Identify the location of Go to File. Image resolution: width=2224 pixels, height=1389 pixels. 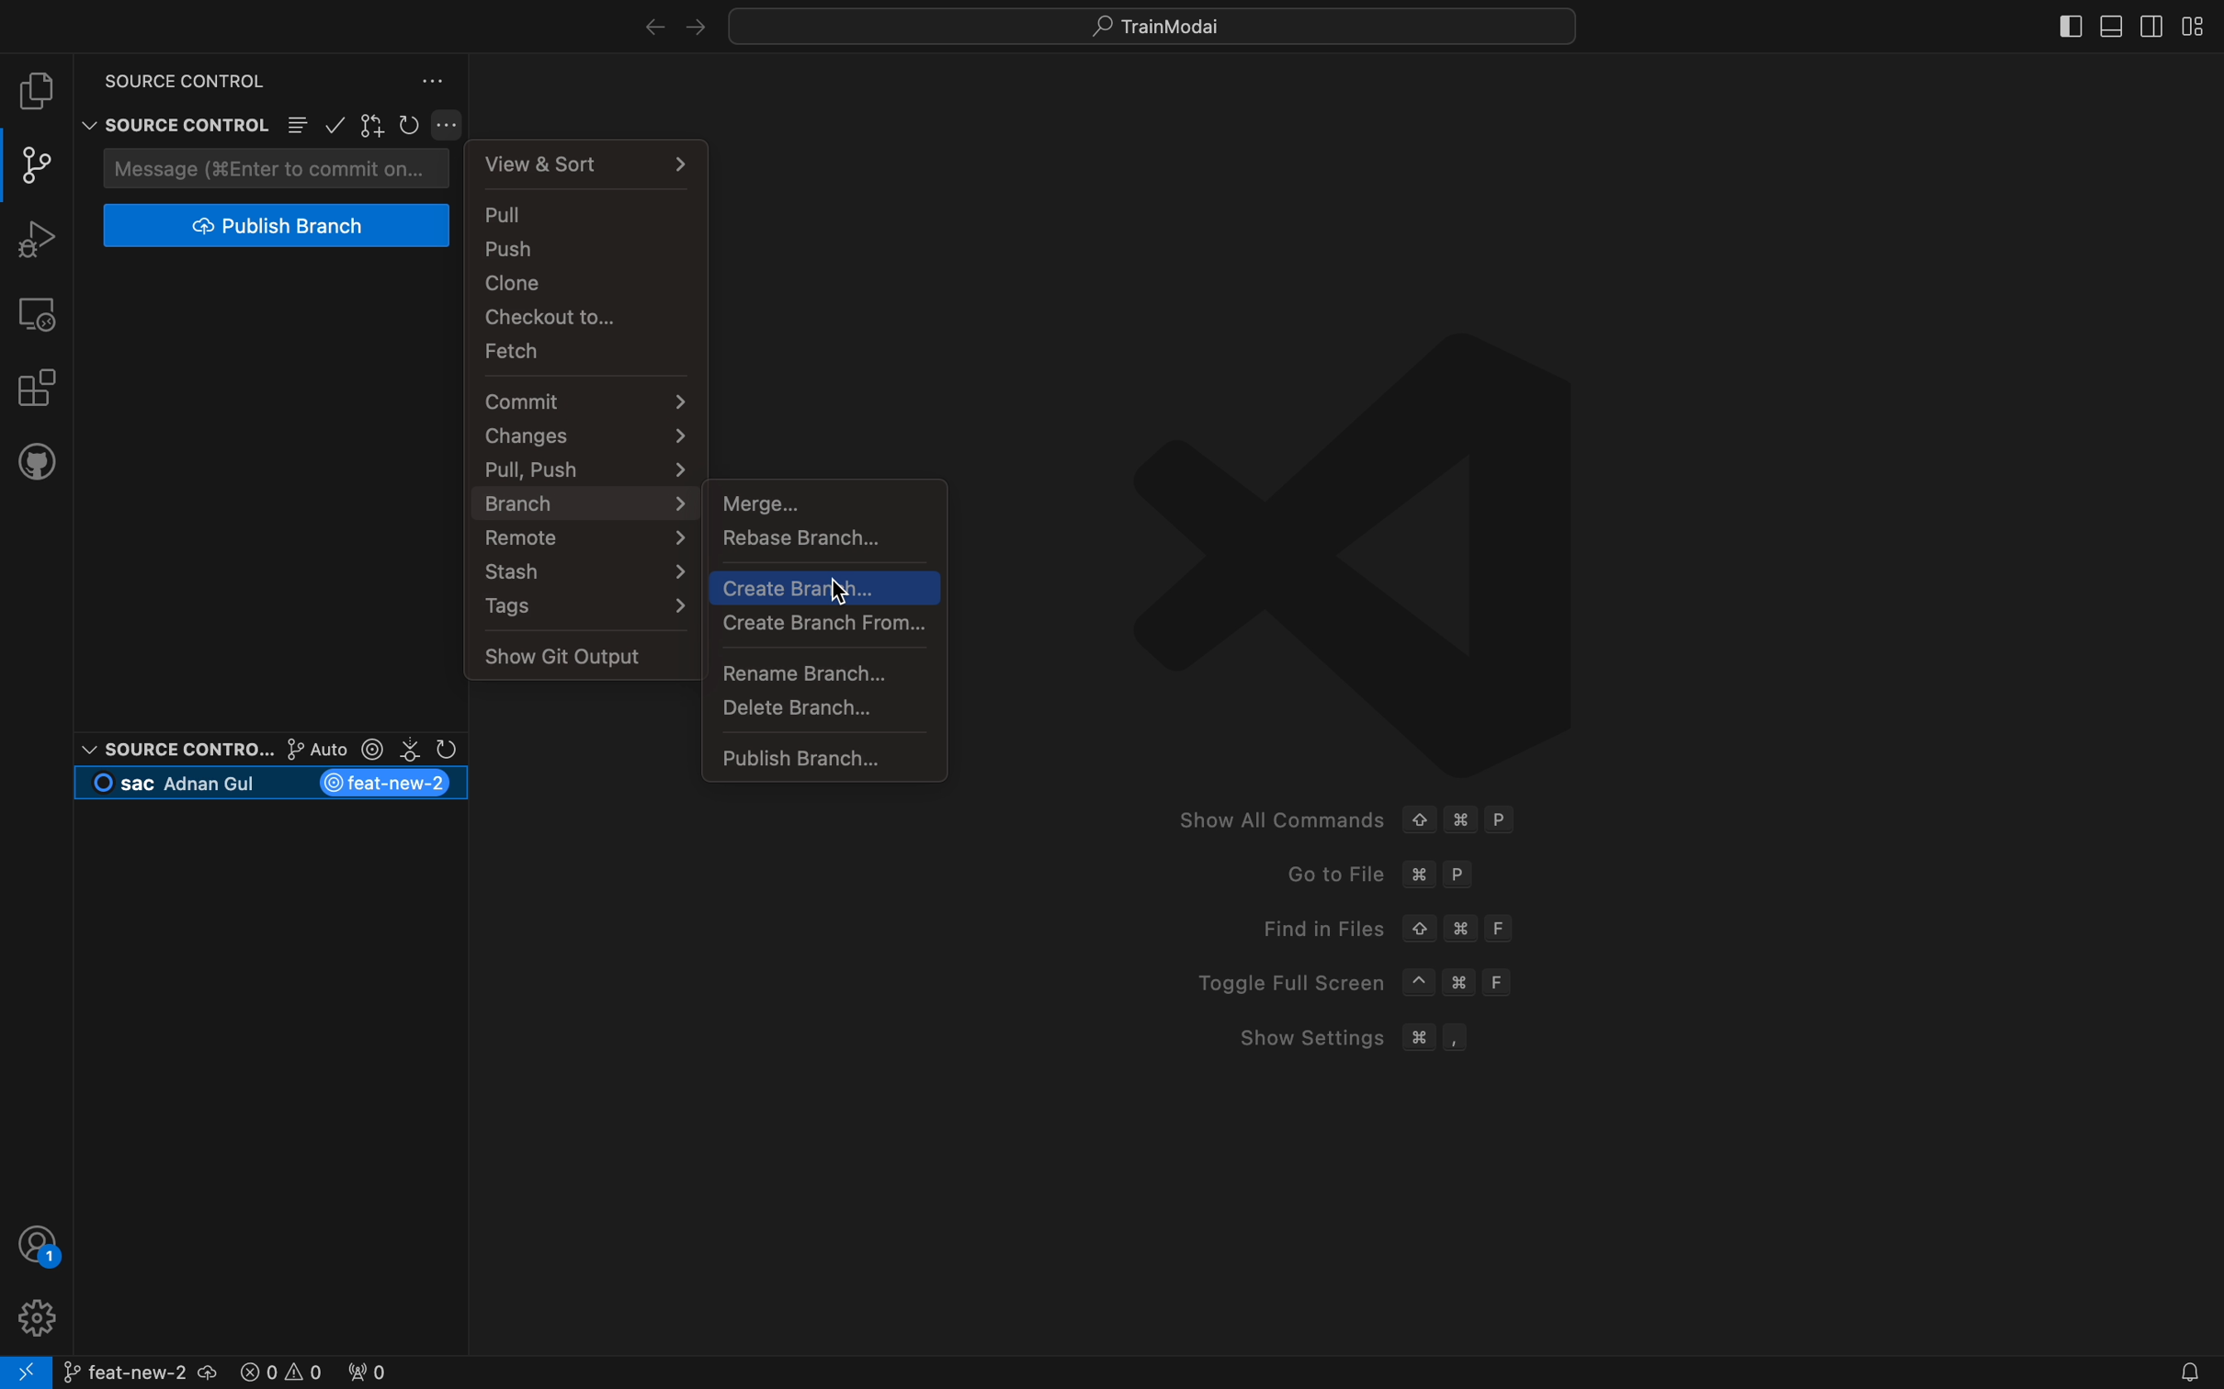
(1316, 875).